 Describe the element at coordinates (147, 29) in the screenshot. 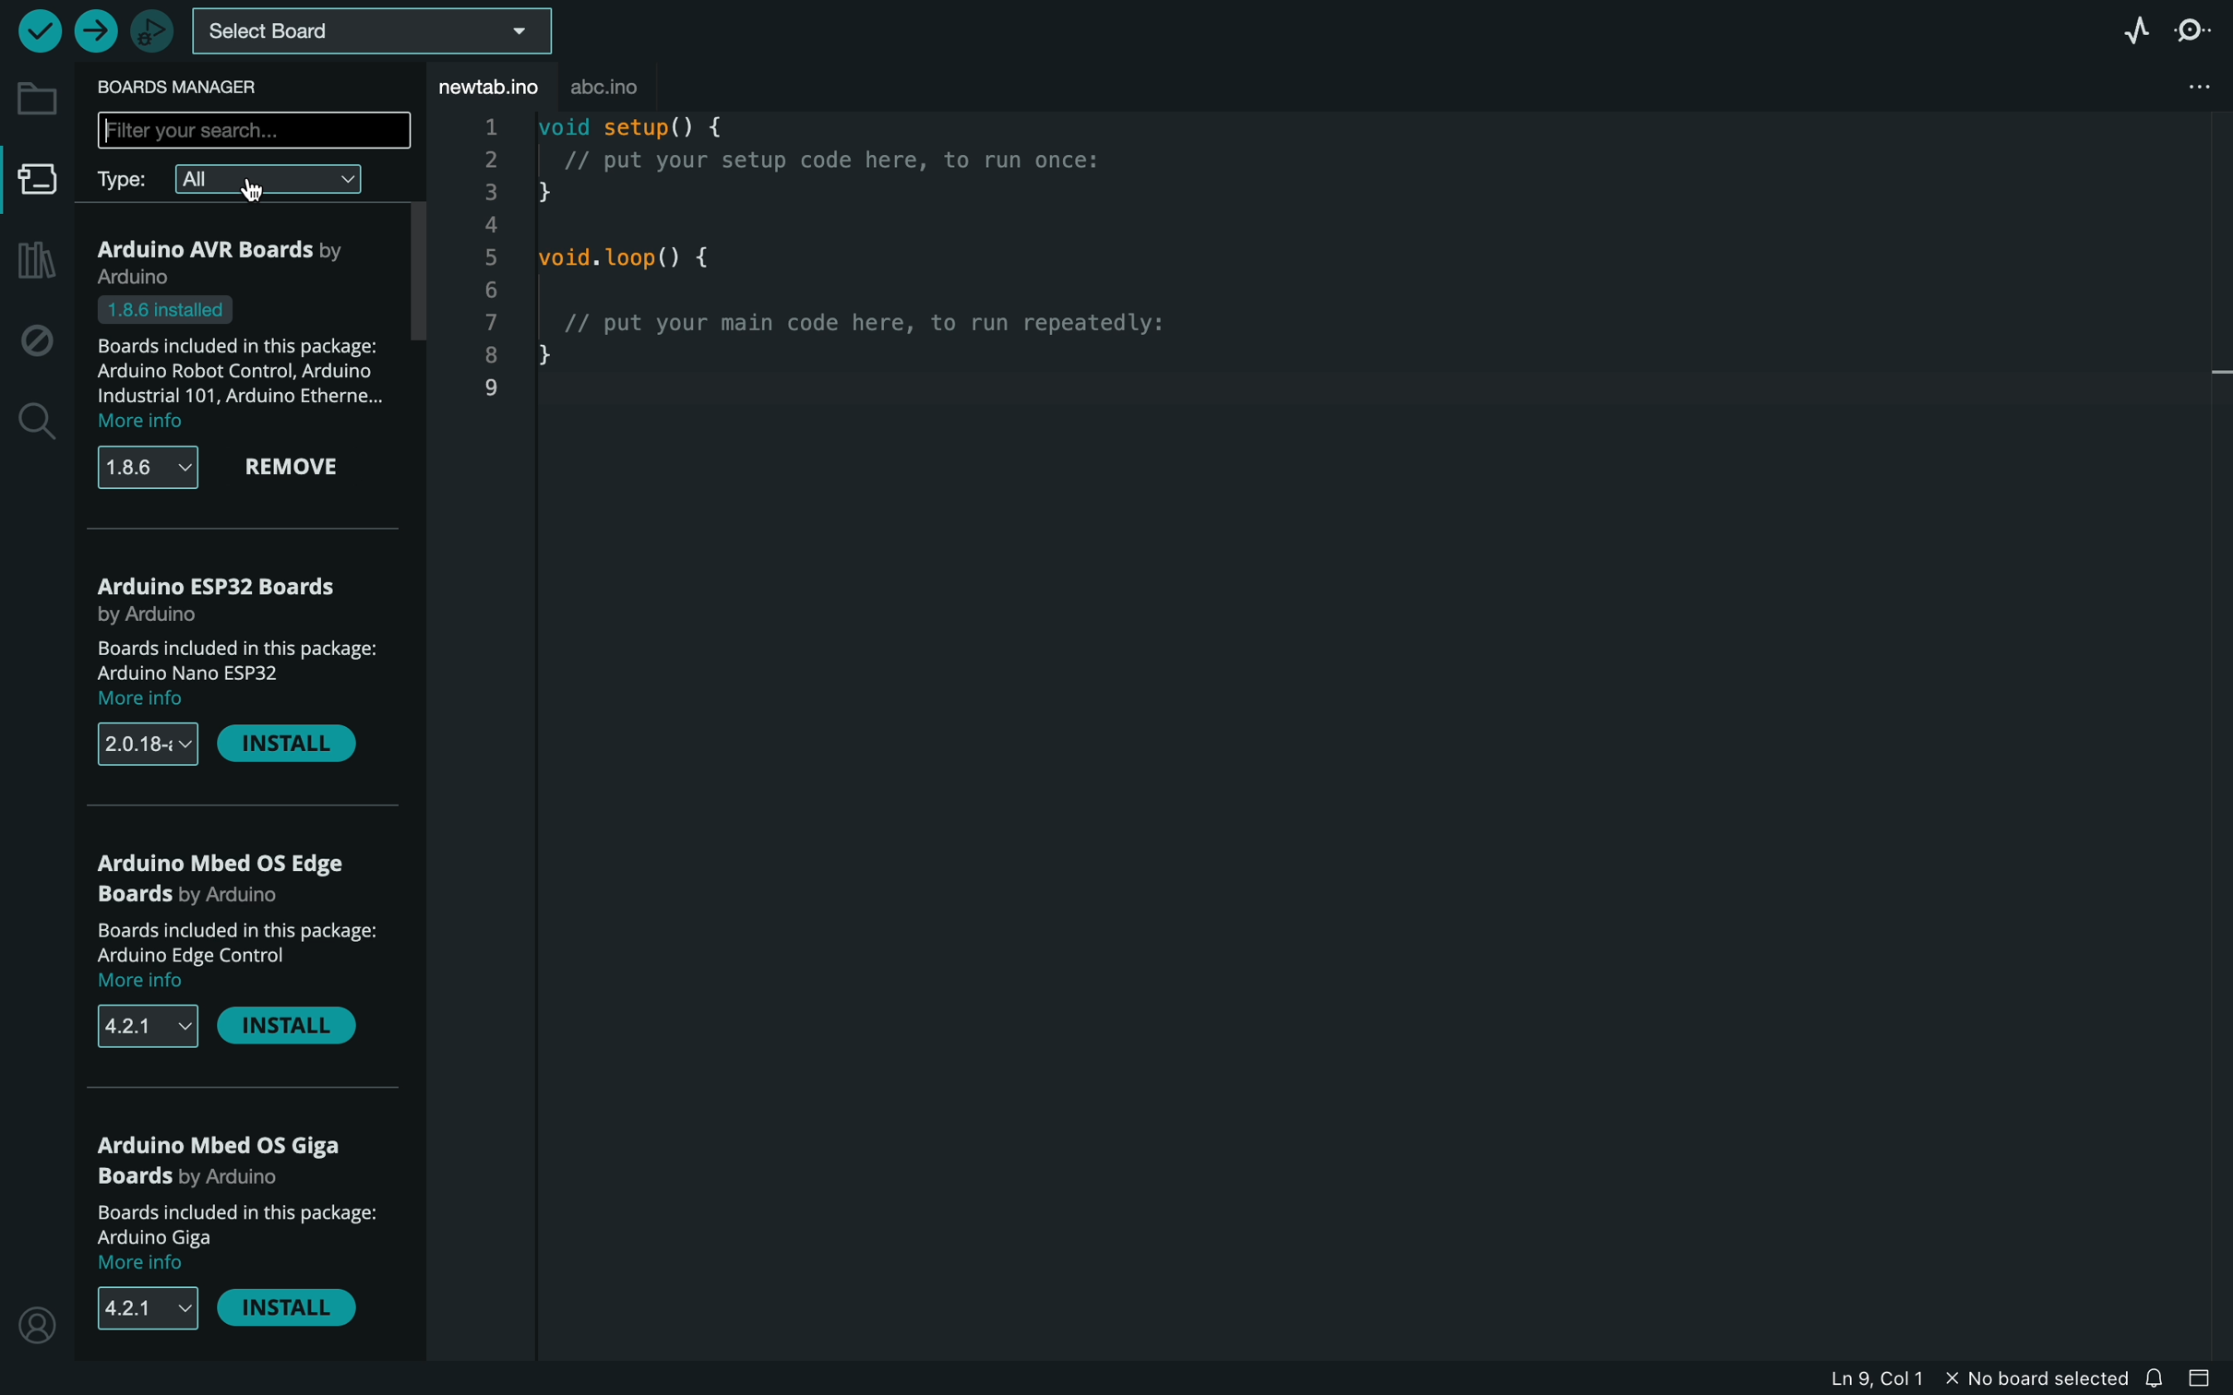

I see `debugger` at that location.